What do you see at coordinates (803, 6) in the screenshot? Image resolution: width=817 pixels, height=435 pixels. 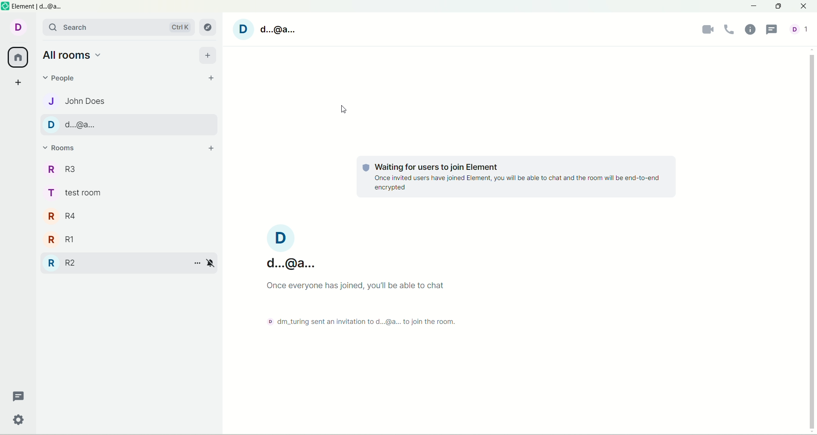 I see `close` at bounding box center [803, 6].